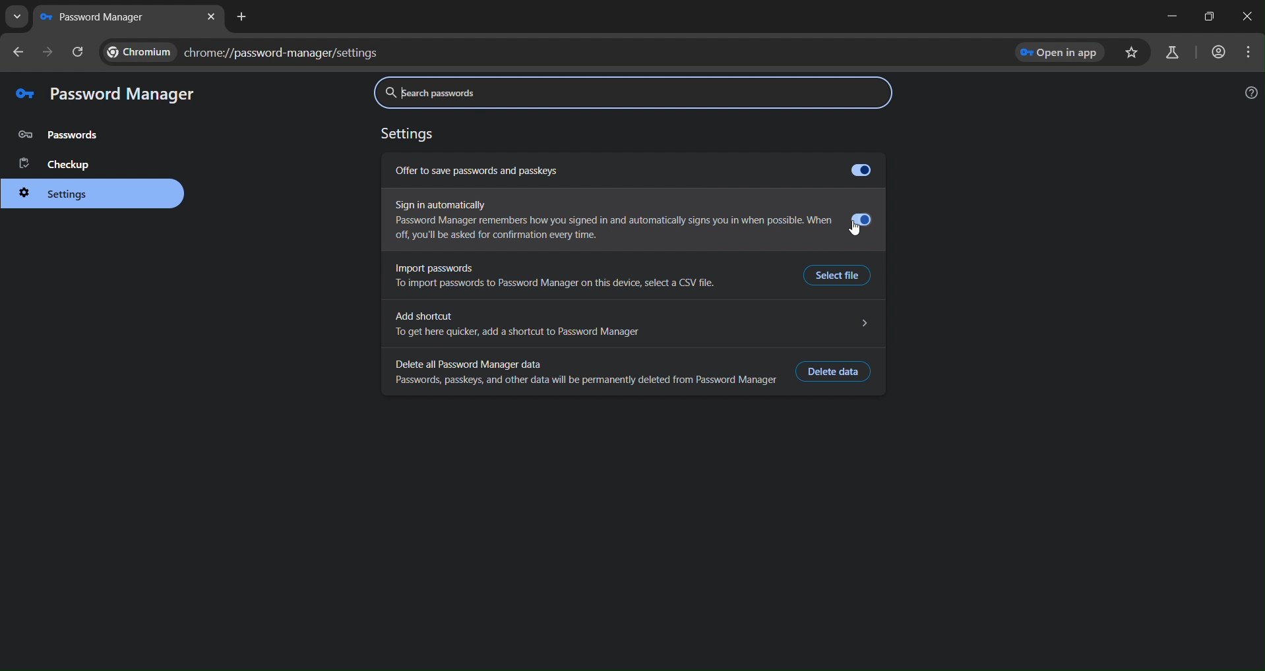  What do you see at coordinates (16, 17) in the screenshot?
I see `search tabs` at bounding box center [16, 17].